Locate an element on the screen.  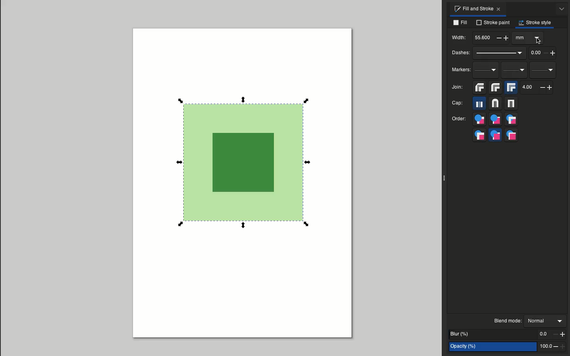
Scale selection is located at coordinates (181, 100).